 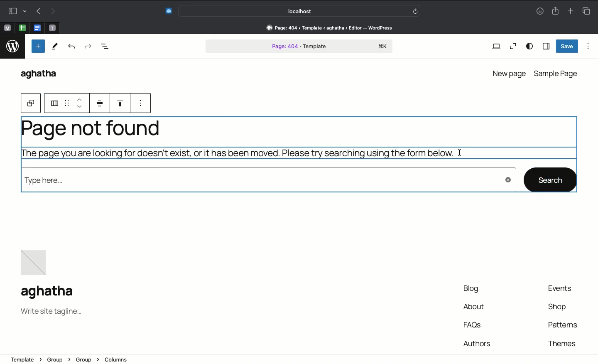 I want to click on ungroup, so click(x=54, y=102).